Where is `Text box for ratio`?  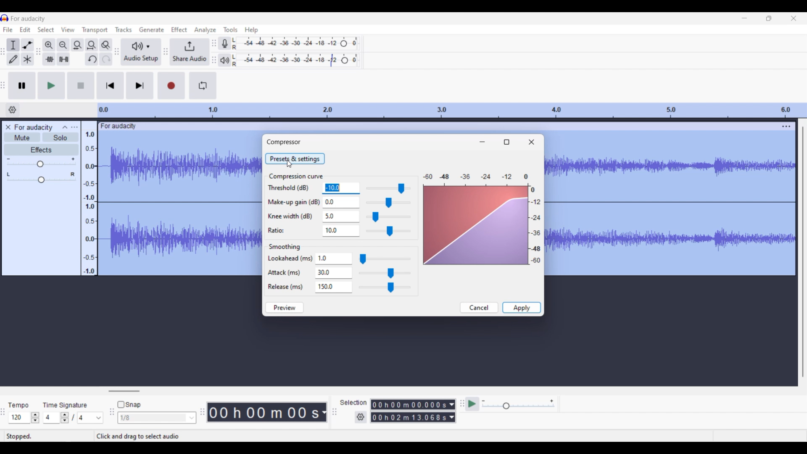
Text box for ratio is located at coordinates (340, 231).